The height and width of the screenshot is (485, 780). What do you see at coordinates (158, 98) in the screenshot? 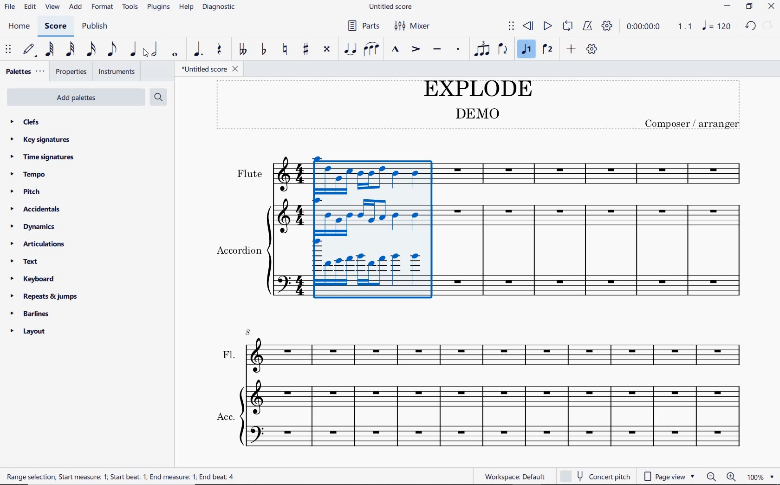
I see `search palettes` at bounding box center [158, 98].